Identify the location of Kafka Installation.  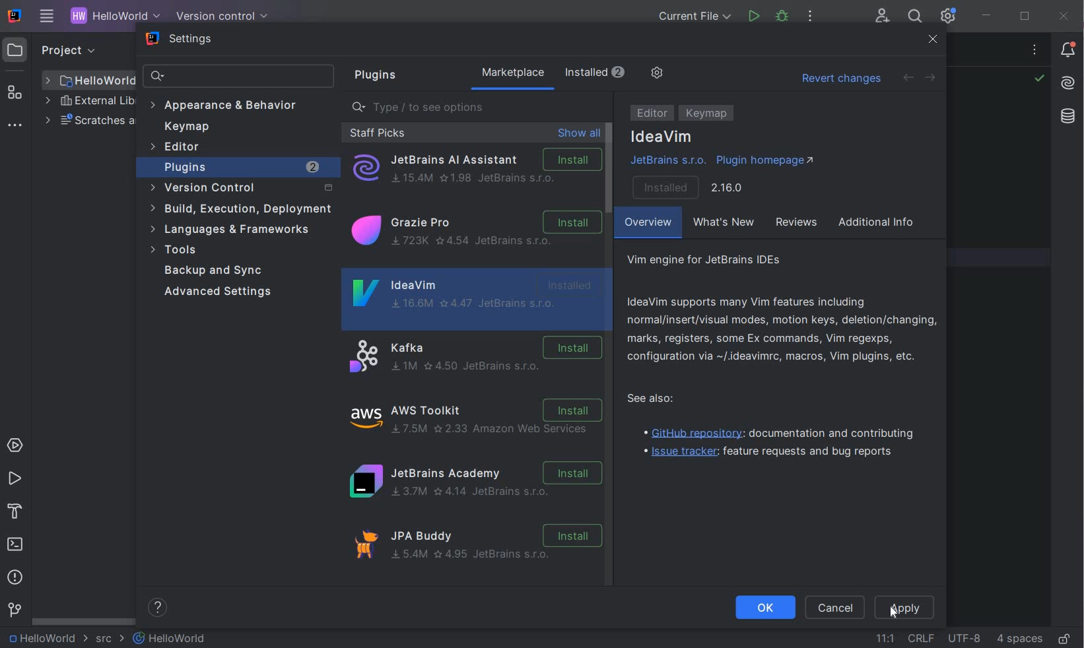
(474, 356).